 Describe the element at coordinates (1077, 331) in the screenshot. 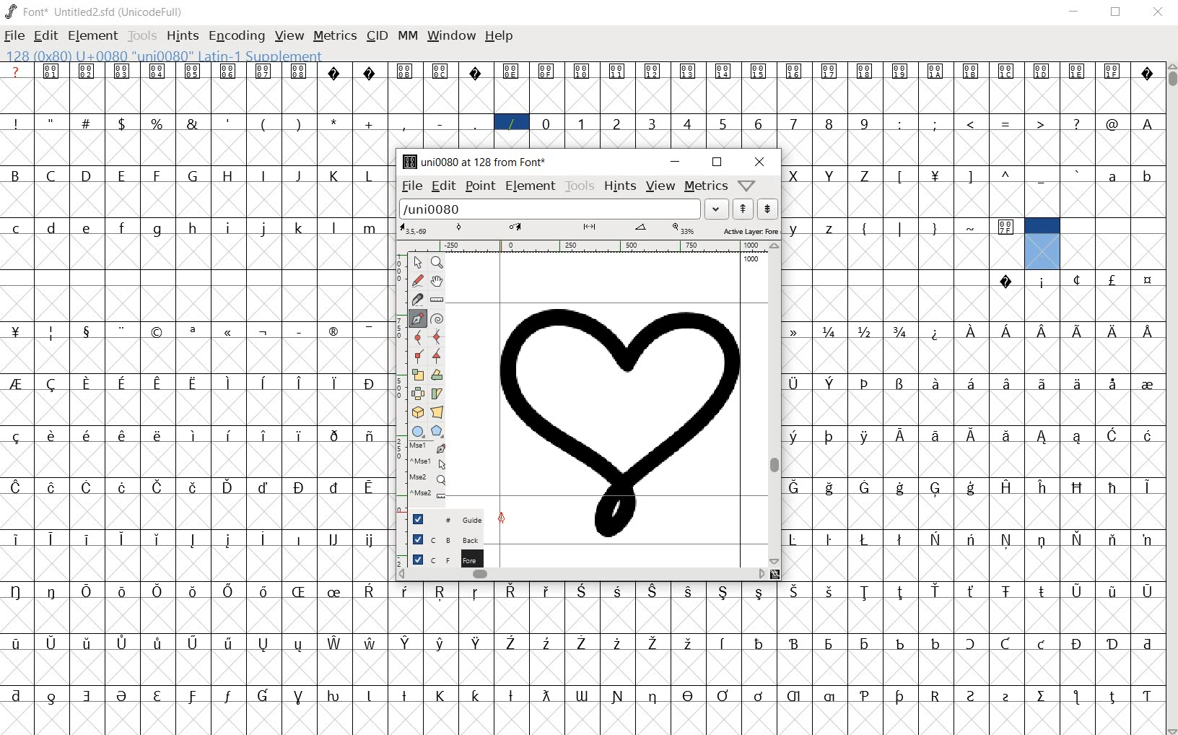

I see `glyph` at that location.